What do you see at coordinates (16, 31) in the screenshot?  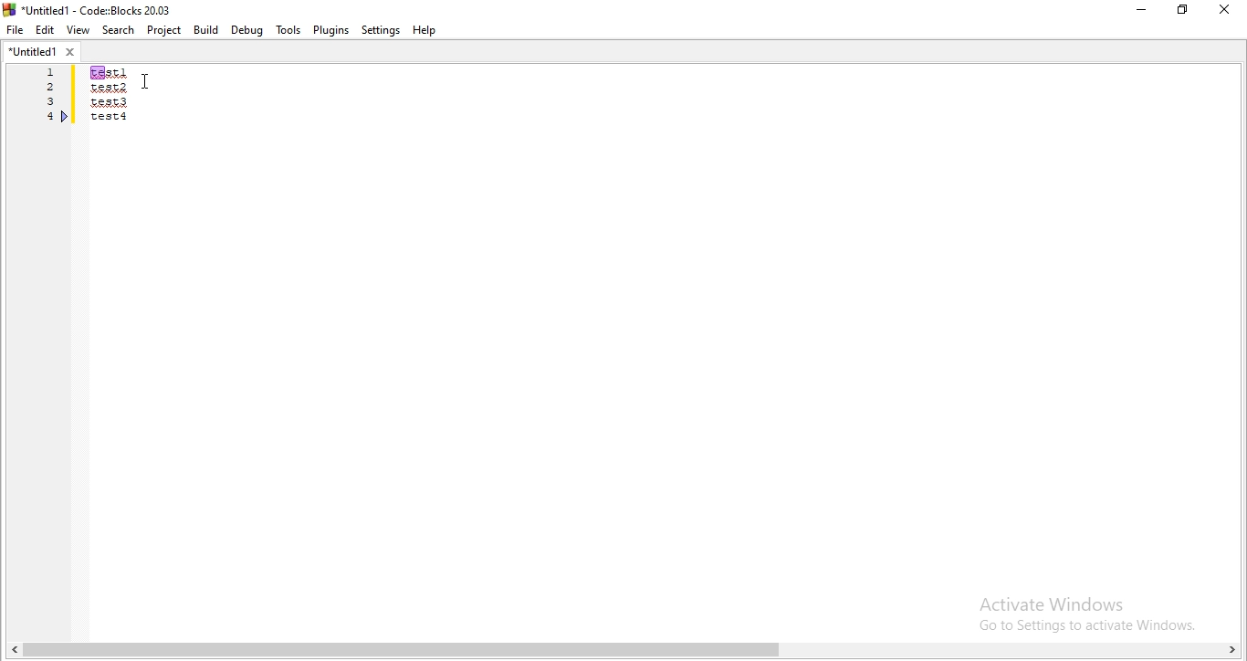 I see `File` at bounding box center [16, 31].